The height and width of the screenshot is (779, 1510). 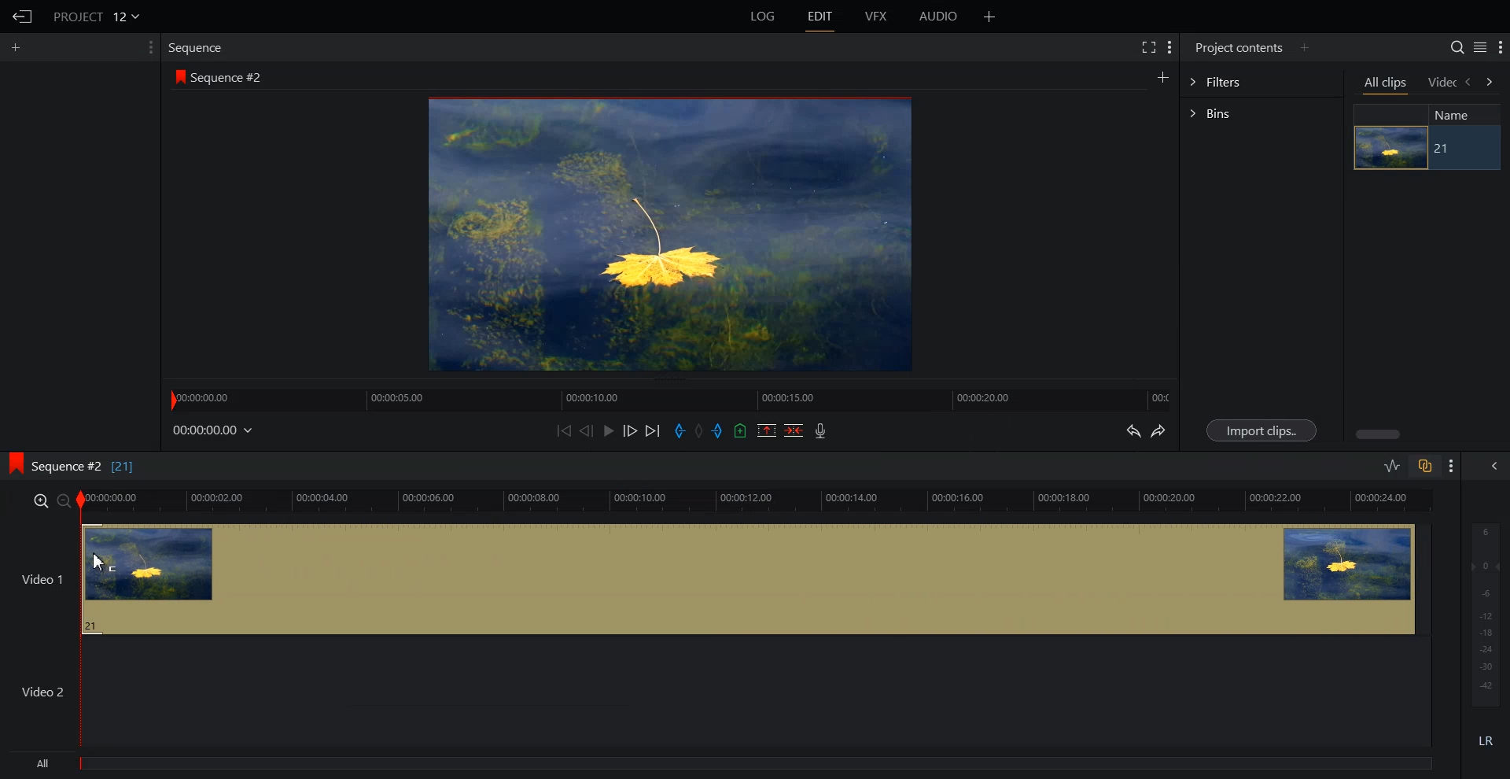 What do you see at coordinates (1458, 115) in the screenshot?
I see `Name` at bounding box center [1458, 115].